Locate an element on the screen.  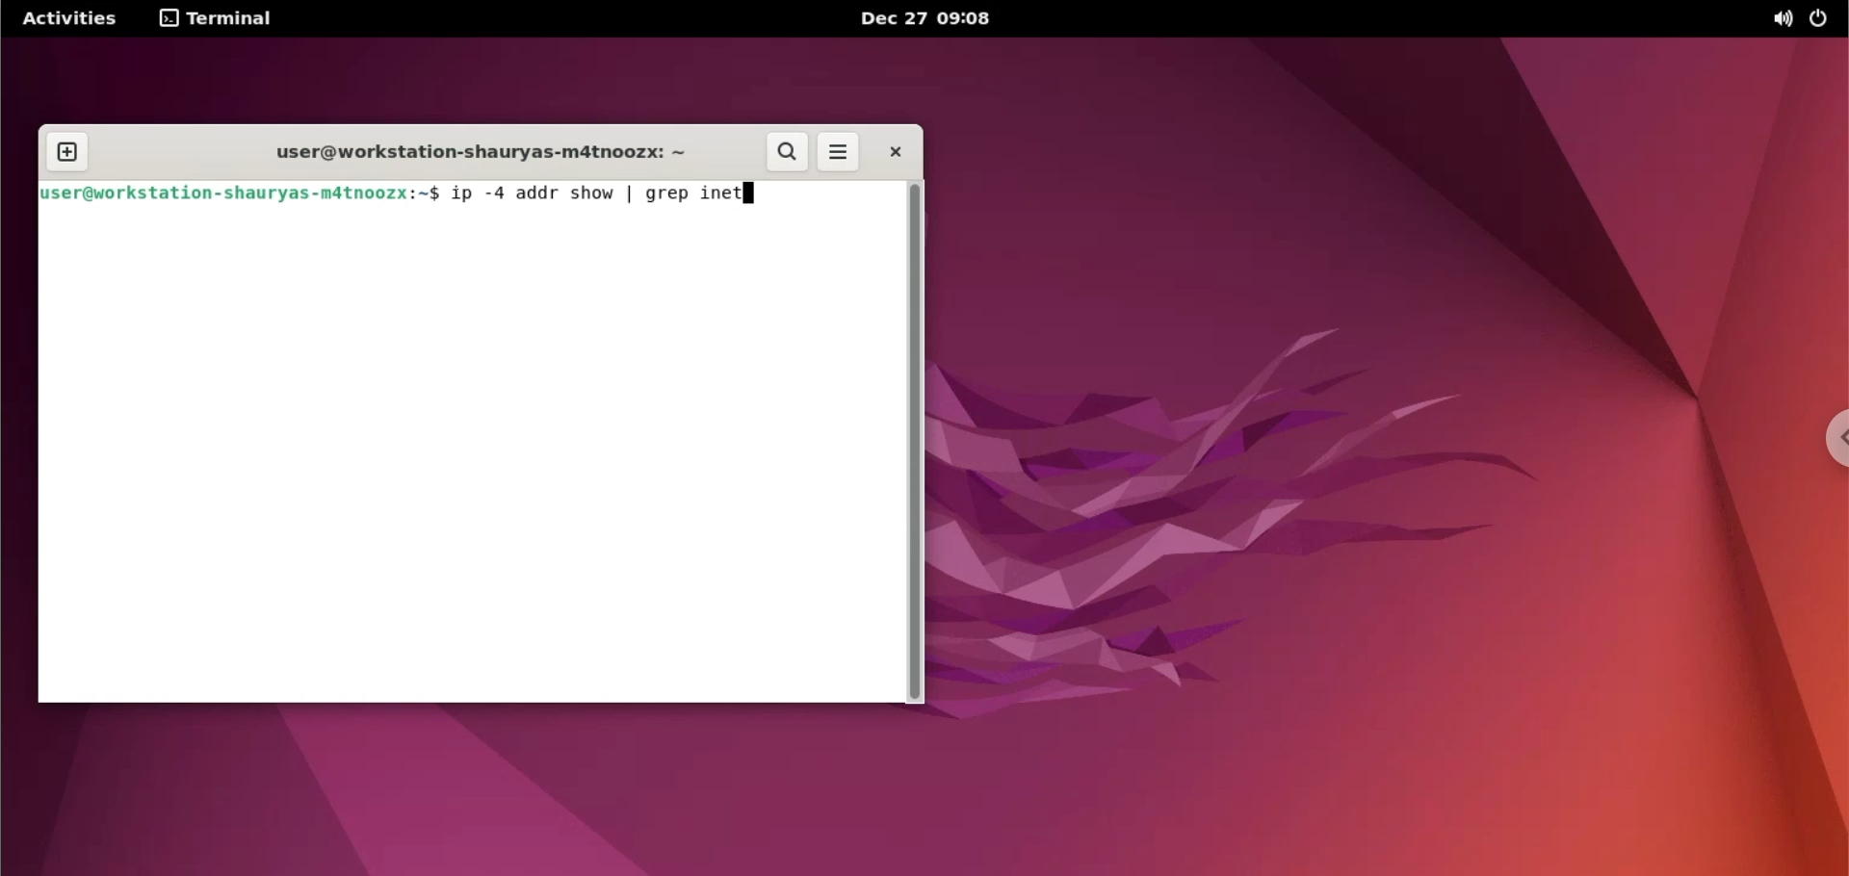
scrollbar is located at coordinates (918, 440).